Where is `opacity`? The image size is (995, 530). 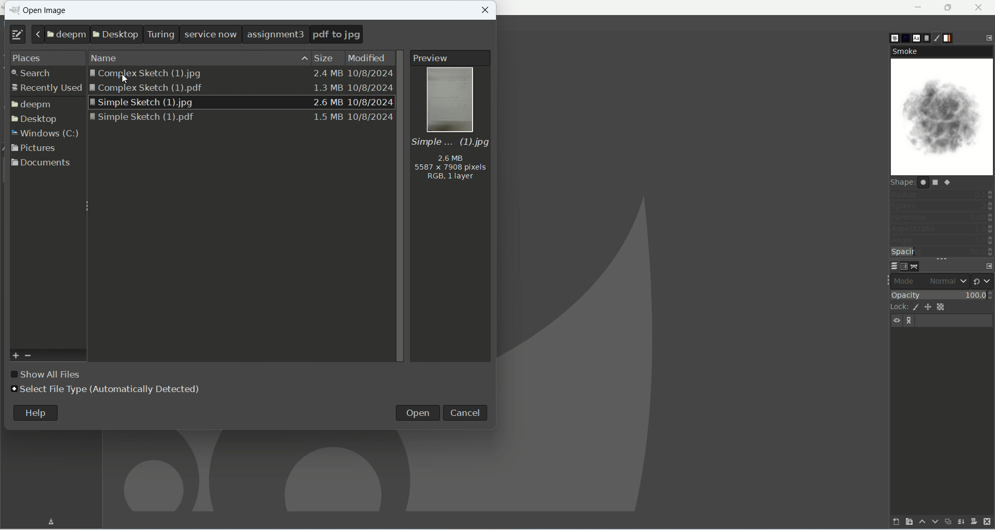 opacity is located at coordinates (919, 296).